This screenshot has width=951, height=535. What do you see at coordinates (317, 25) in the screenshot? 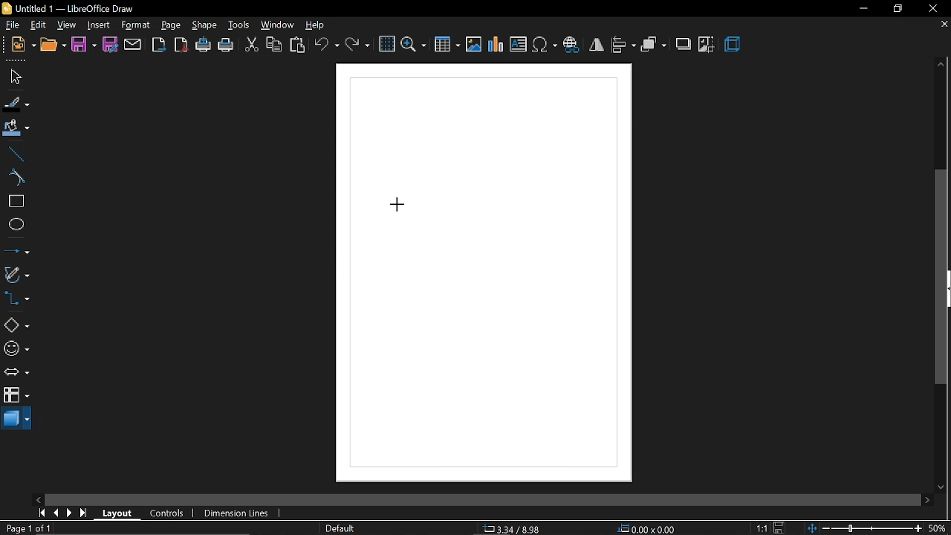
I see `help` at bounding box center [317, 25].